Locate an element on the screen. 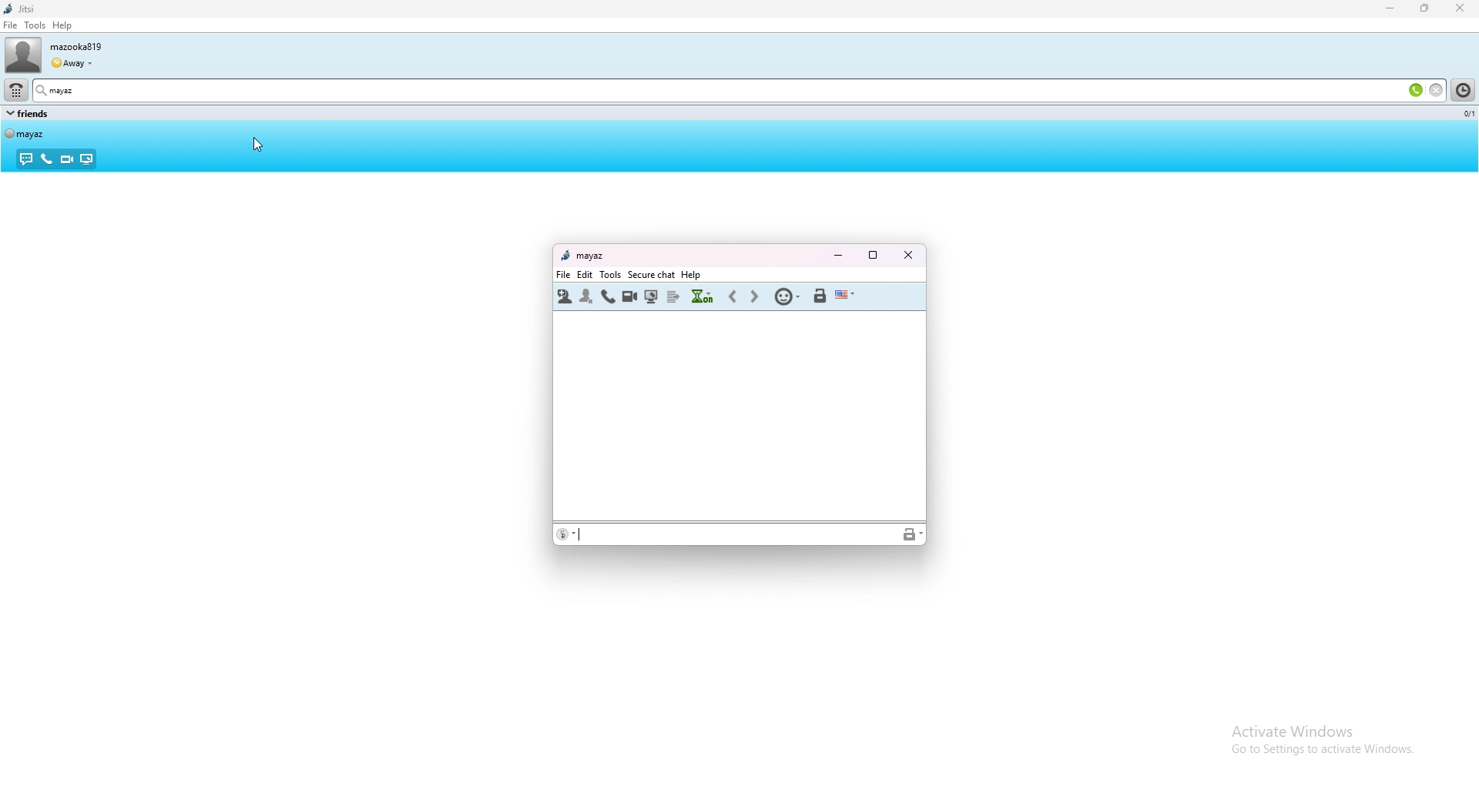 The width and height of the screenshot is (1479, 793). dialpad is located at coordinates (15, 90).